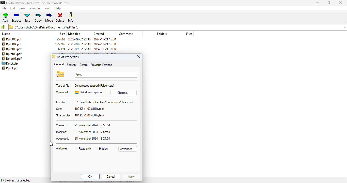 This screenshot has width=347, height=183. What do you see at coordinates (5, 17) in the screenshot?
I see `add` at bounding box center [5, 17].